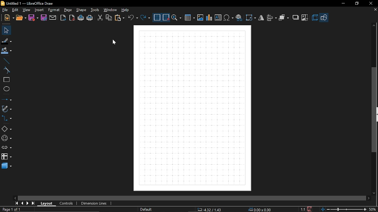  I want to click on export as pdf, so click(72, 18).